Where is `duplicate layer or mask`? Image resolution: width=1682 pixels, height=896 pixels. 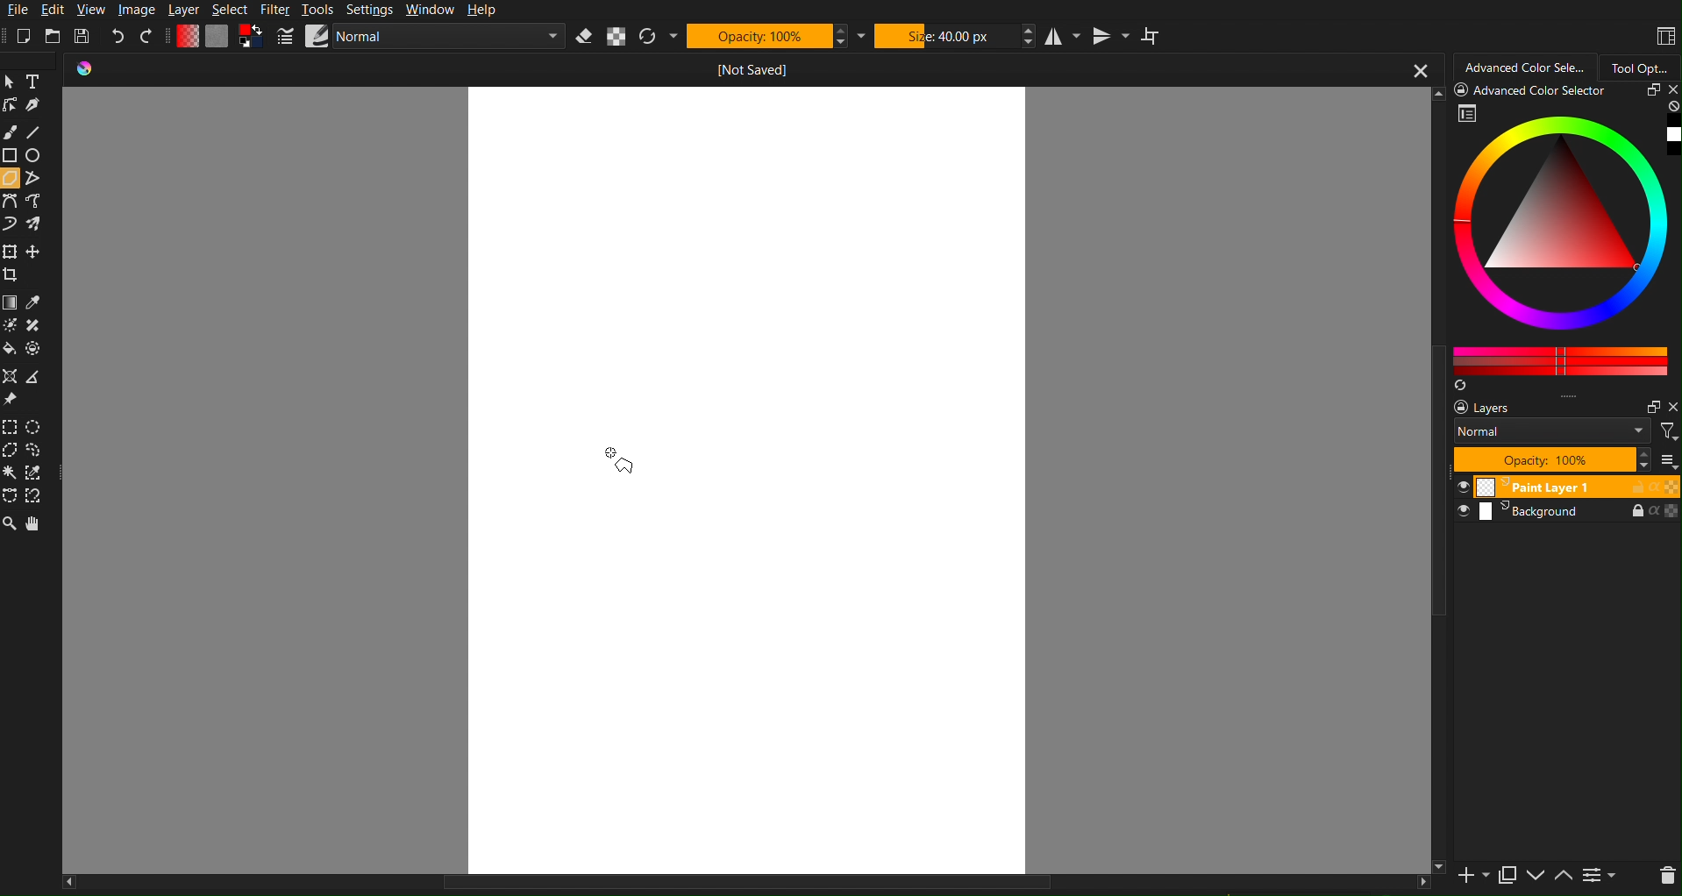
duplicate layer or mask is located at coordinates (1507, 875).